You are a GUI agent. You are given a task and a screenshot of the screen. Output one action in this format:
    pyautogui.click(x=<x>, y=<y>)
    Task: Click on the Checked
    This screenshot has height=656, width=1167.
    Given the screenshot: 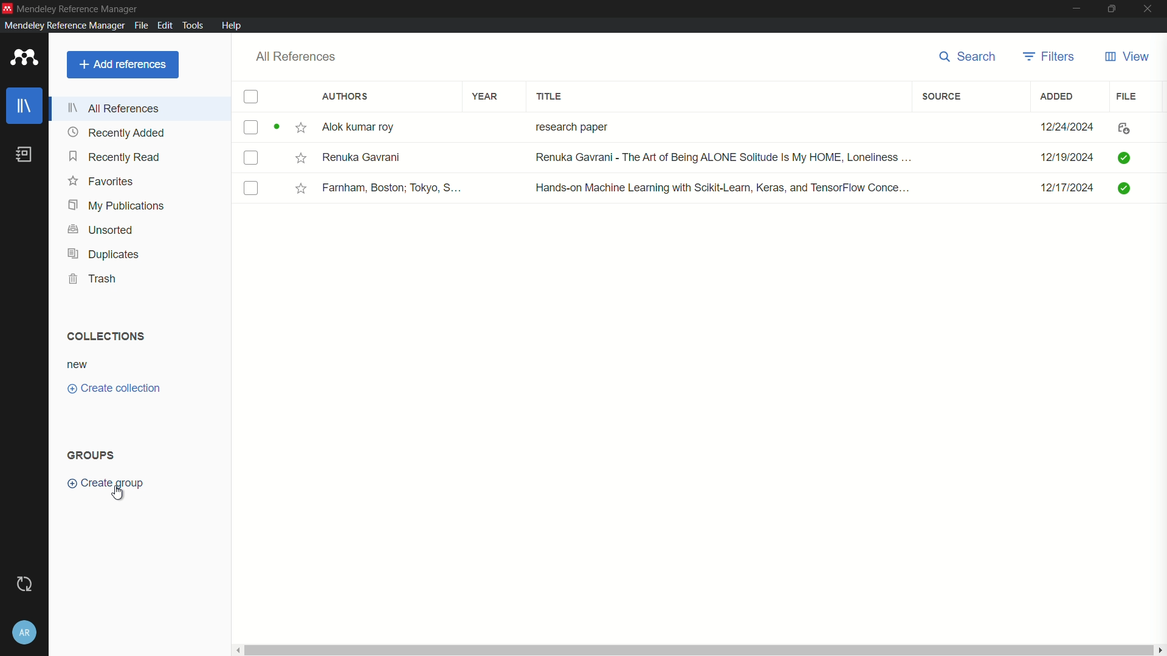 What is the action you would take?
    pyautogui.click(x=1126, y=188)
    